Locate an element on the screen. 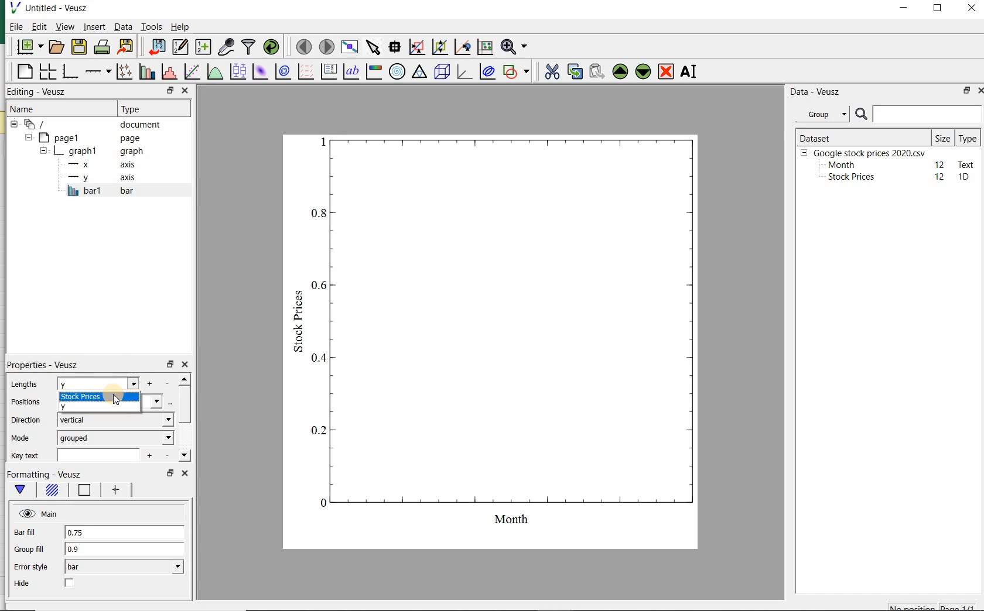 This screenshot has height=611, width=984. check/uncheck is located at coordinates (70, 583).